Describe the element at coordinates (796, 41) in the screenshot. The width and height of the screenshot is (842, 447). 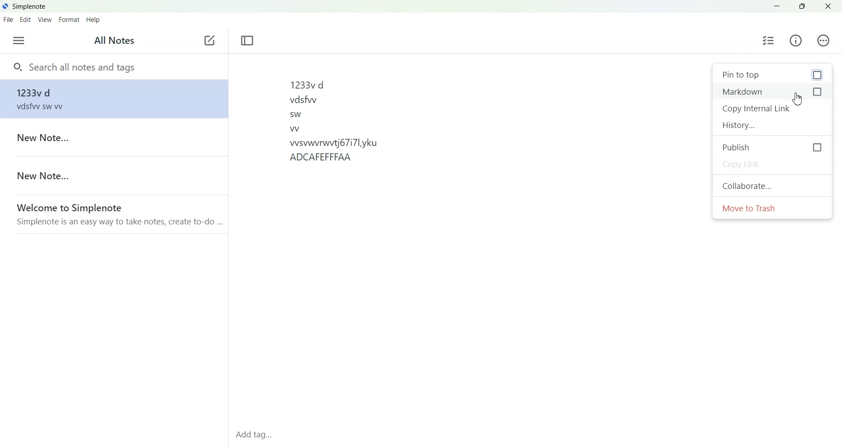
I see `Info` at that location.